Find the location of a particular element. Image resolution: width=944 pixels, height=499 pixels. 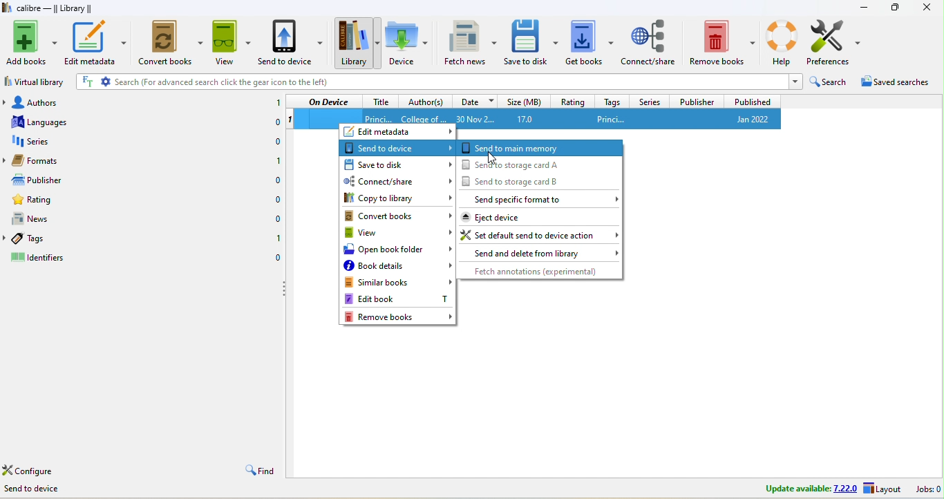

open book folder is located at coordinates (397, 250).